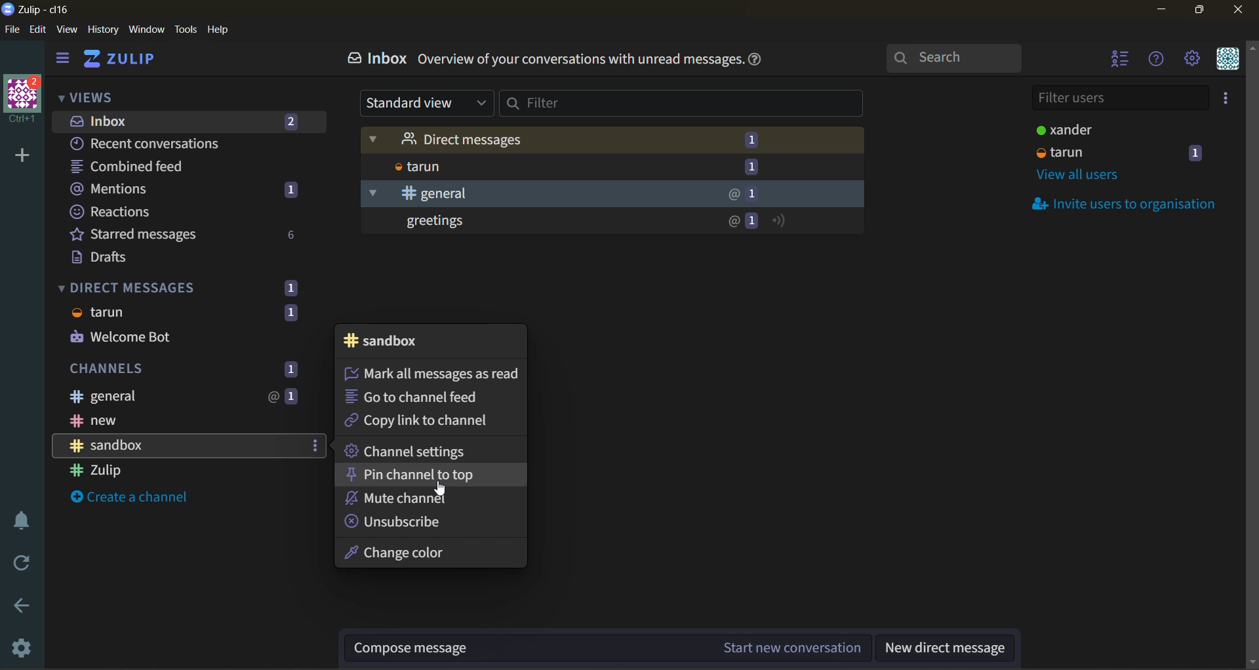 The image size is (1259, 670). I want to click on window, so click(149, 30).